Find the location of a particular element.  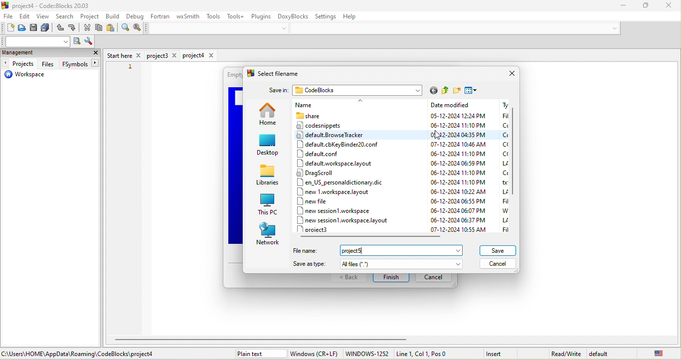

icon is located at coordinates (6, 5).